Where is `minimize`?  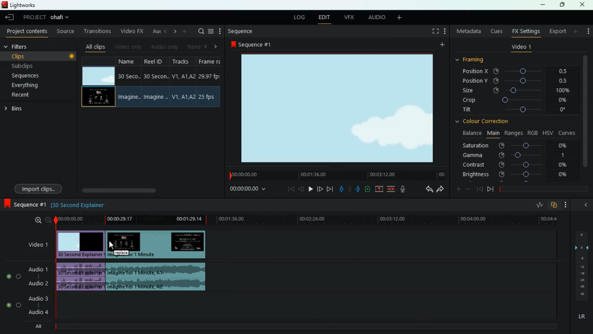 minimize is located at coordinates (543, 6).